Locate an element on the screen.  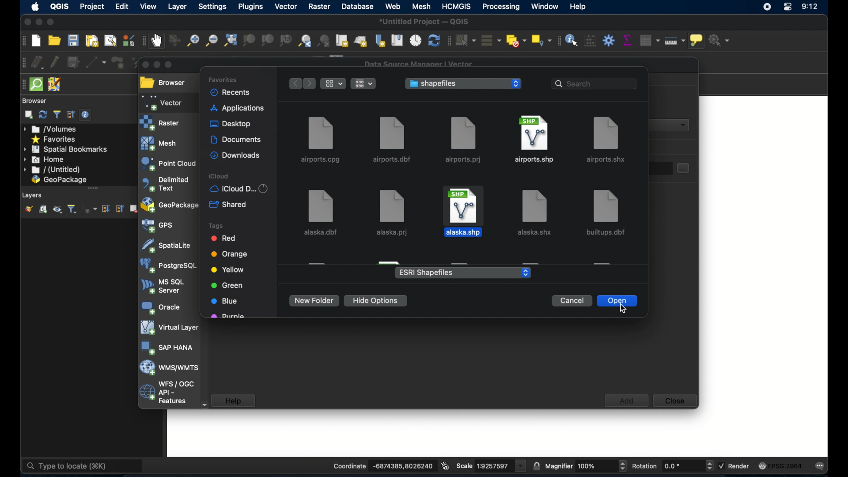
zoom next is located at coordinates (325, 40).